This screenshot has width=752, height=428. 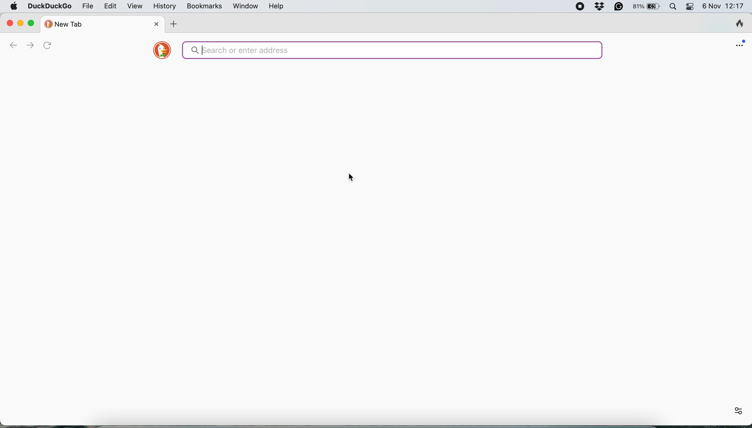 I want to click on spotlight search, so click(x=674, y=7).